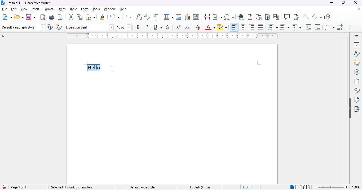  What do you see at coordinates (242, 17) in the screenshot?
I see `insert hyperlink` at bounding box center [242, 17].